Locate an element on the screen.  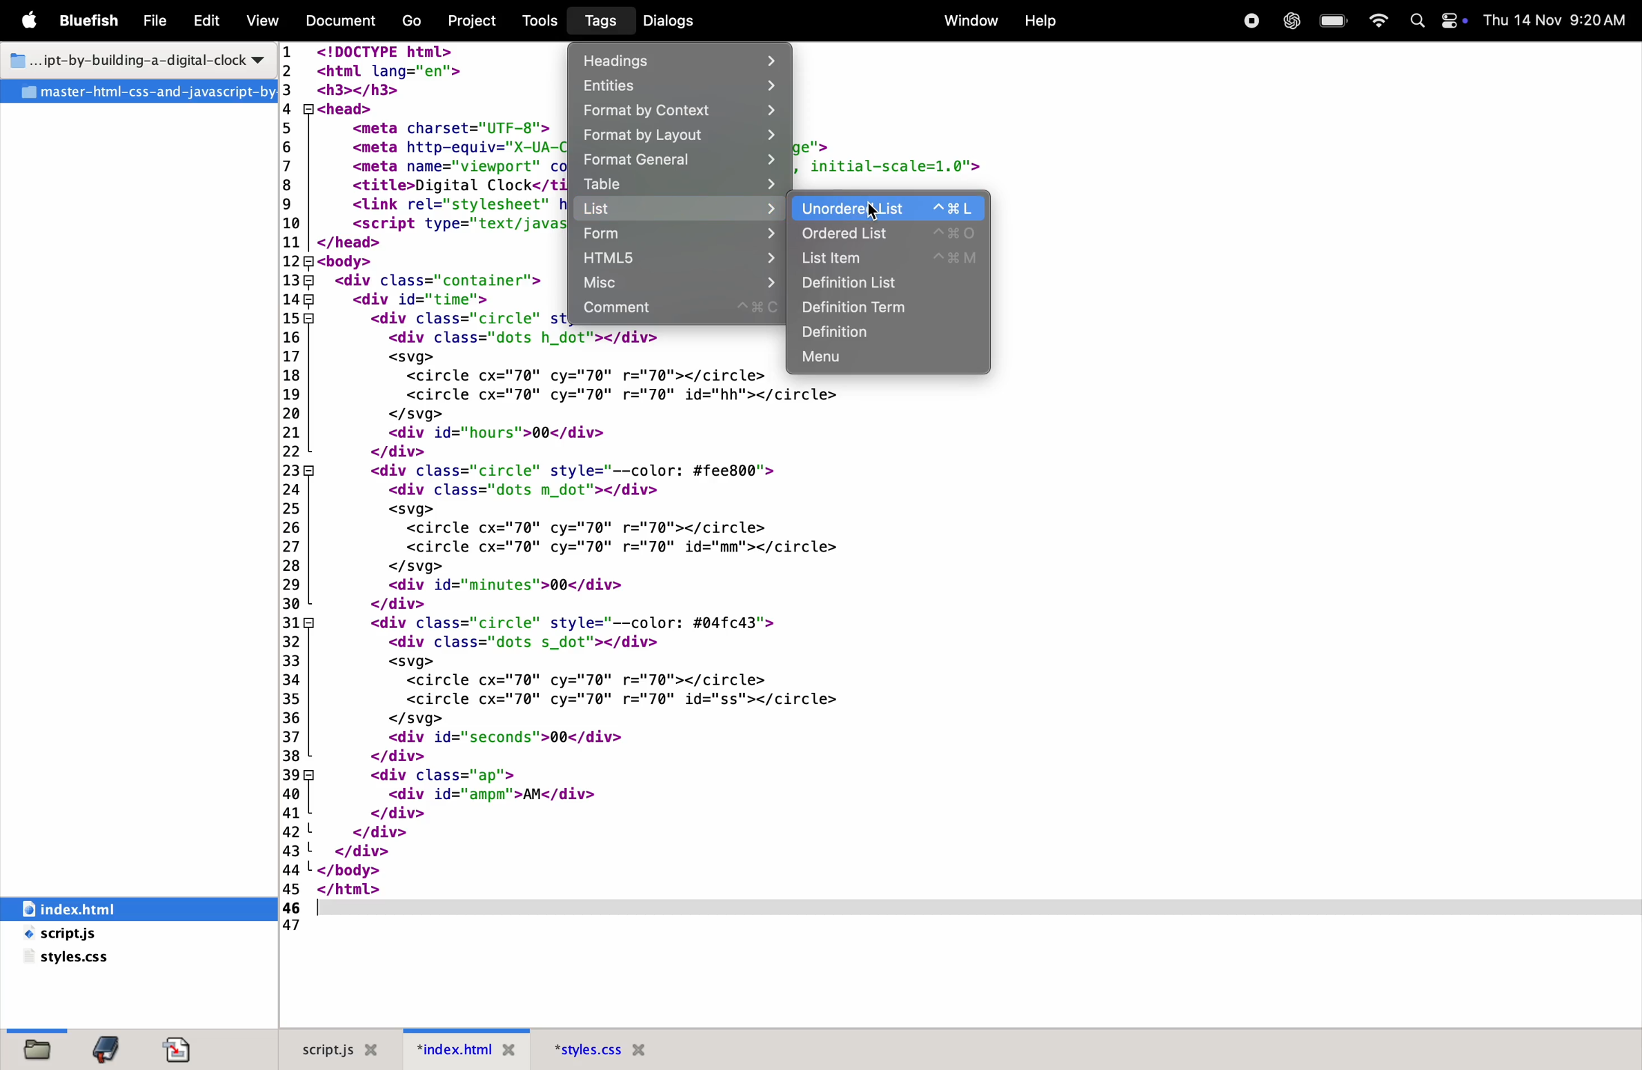
form is located at coordinates (680, 233).